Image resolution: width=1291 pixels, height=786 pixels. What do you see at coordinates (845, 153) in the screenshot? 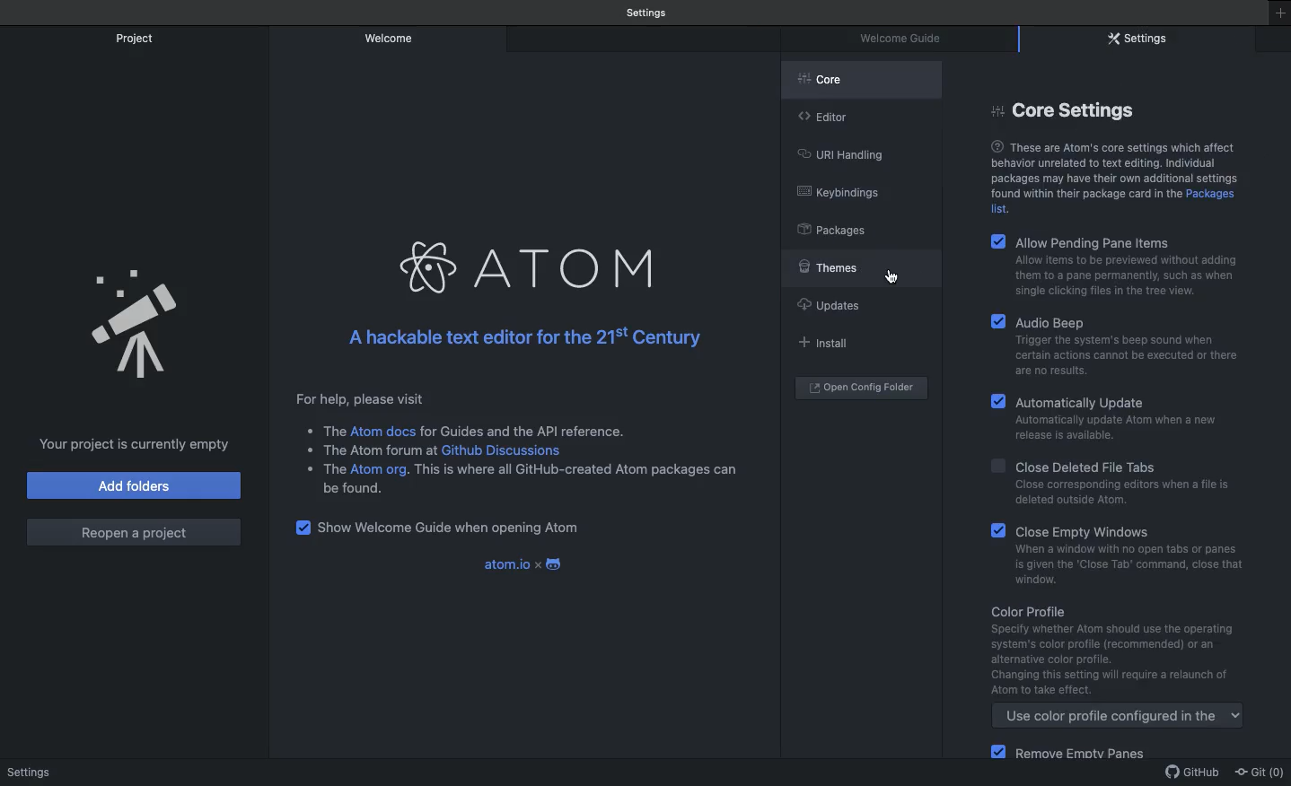
I see `URL heading` at bounding box center [845, 153].